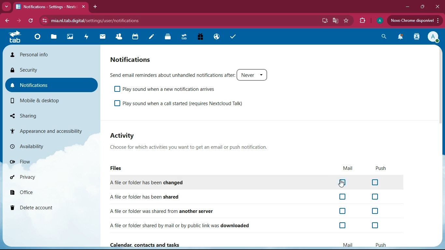  Describe the element at coordinates (86, 37) in the screenshot. I see `activity` at that location.